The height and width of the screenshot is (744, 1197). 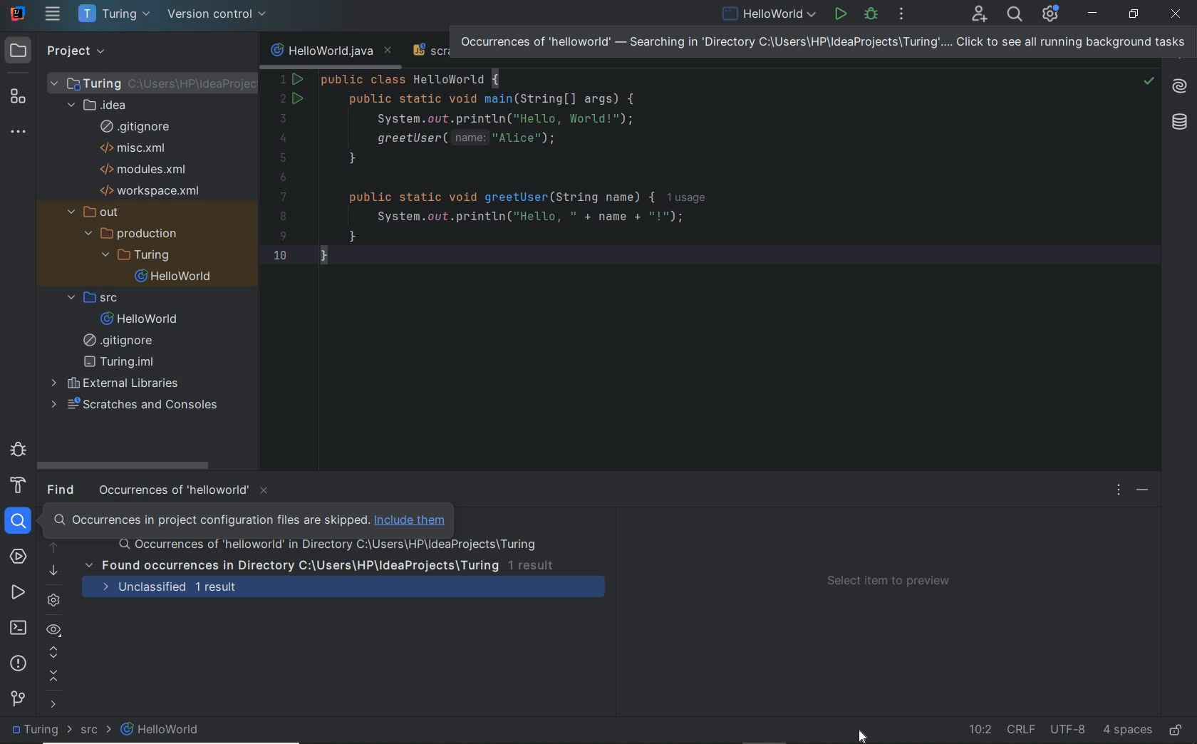 I want to click on file name, so click(x=144, y=319).